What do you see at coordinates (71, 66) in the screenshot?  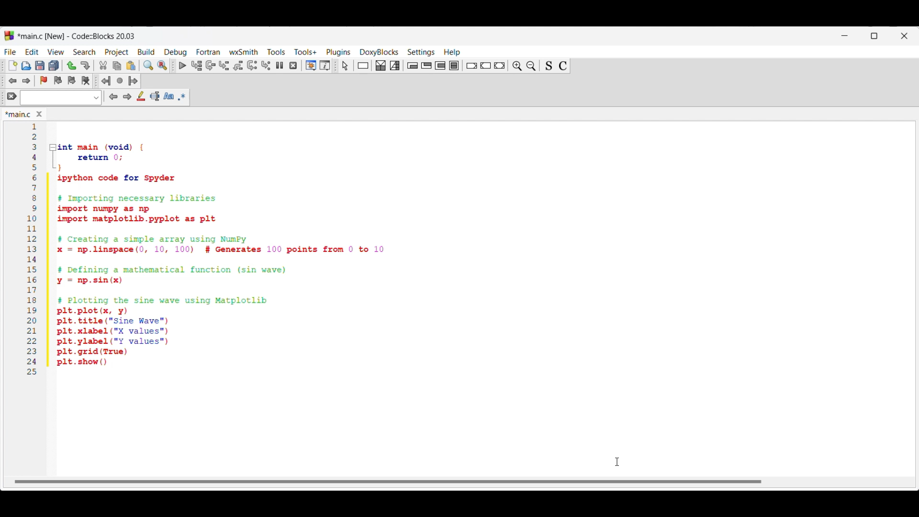 I see `Undo` at bounding box center [71, 66].